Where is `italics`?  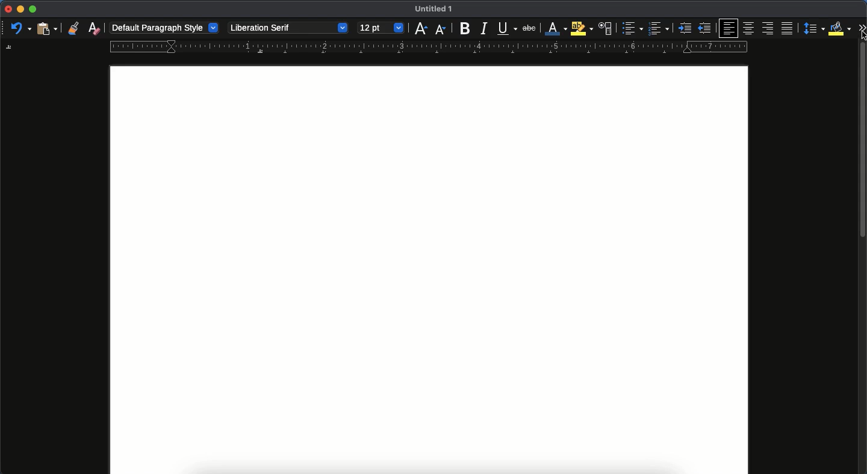 italics is located at coordinates (483, 28).